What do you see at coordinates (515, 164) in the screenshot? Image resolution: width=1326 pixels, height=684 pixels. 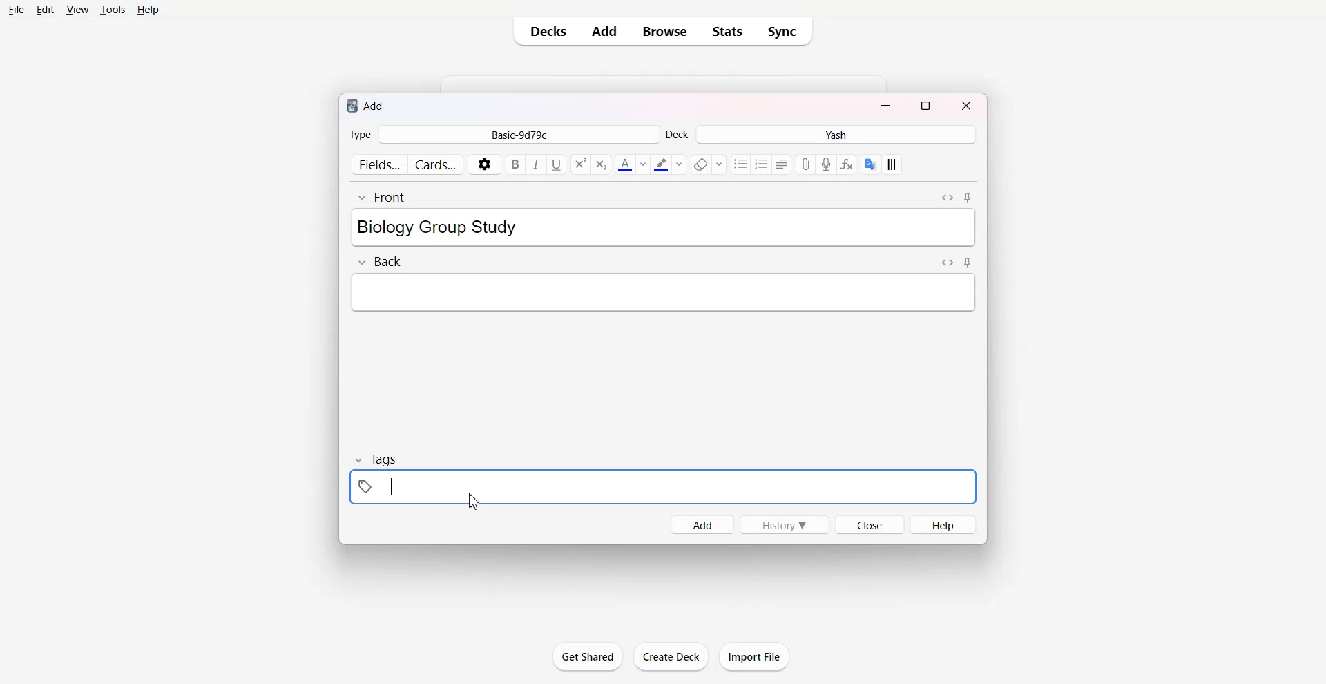 I see `Bold` at bounding box center [515, 164].